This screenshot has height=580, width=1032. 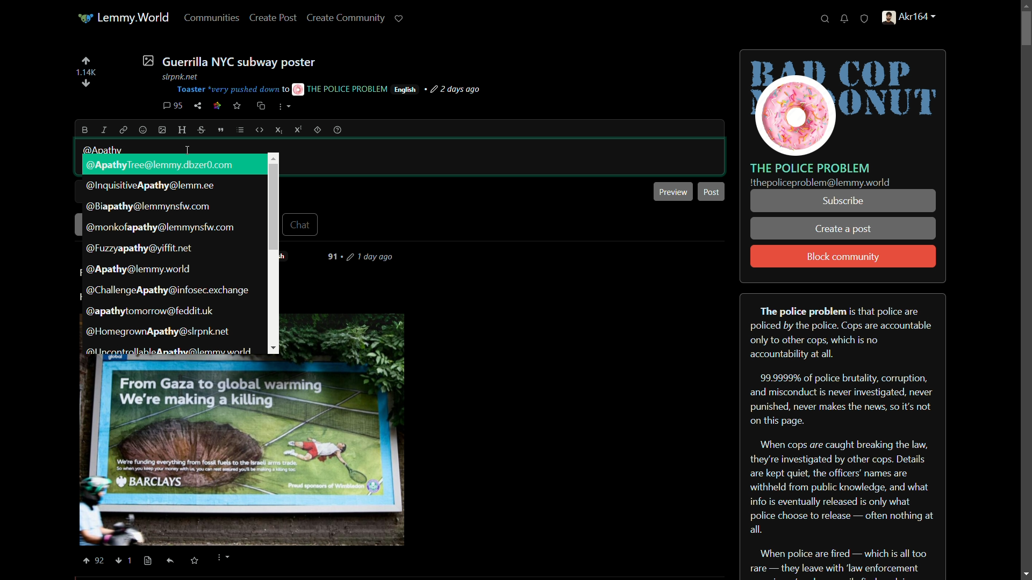 What do you see at coordinates (865, 19) in the screenshot?
I see `unread reports` at bounding box center [865, 19].